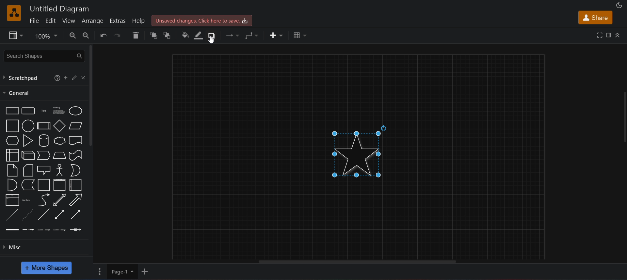 The image size is (627, 280). What do you see at coordinates (11, 110) in the screenshot?
I see `rectangle` at bounding box center [11, 110].